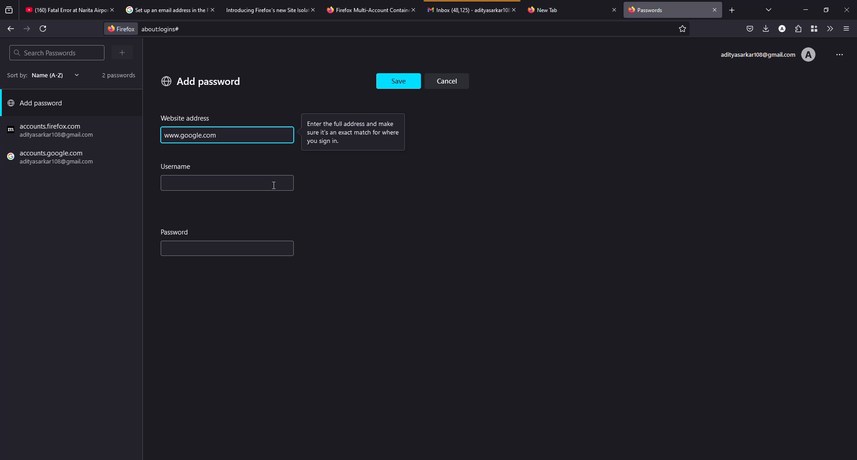  I want to click on favorites, so click(681, 29).